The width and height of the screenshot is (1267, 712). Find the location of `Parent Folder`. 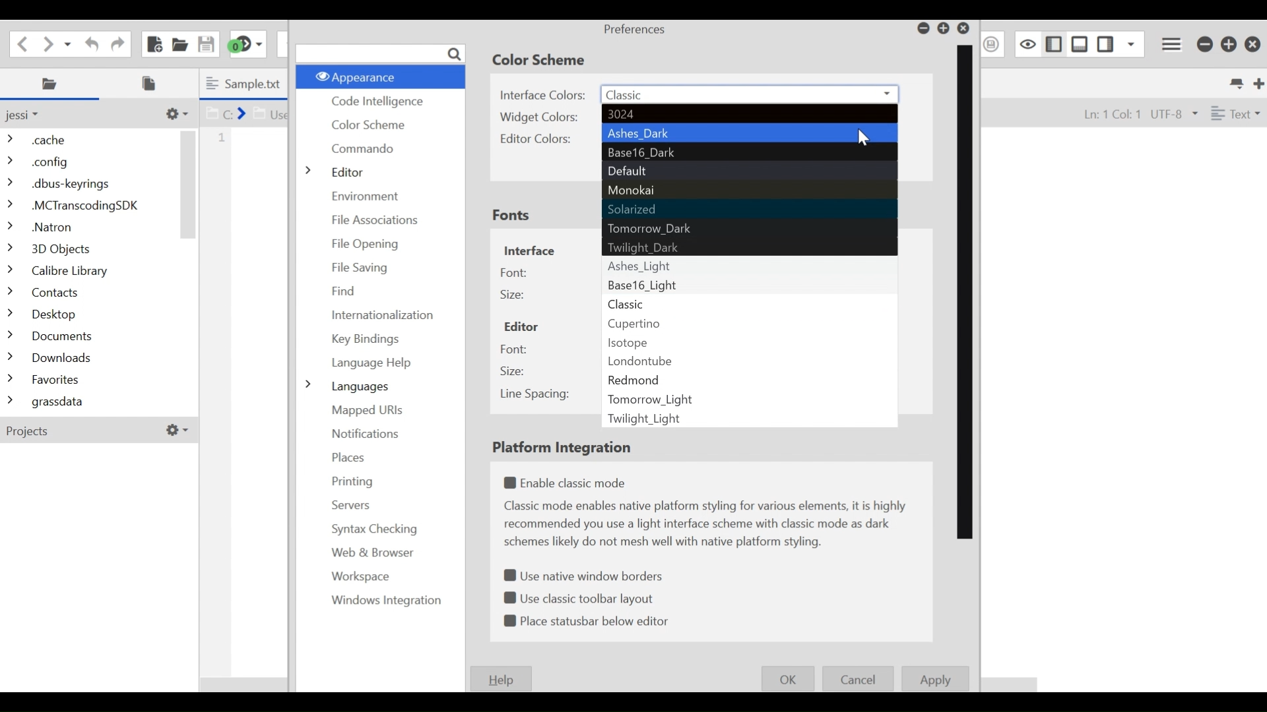

Parent Folder is located at coordinates (30, 115).